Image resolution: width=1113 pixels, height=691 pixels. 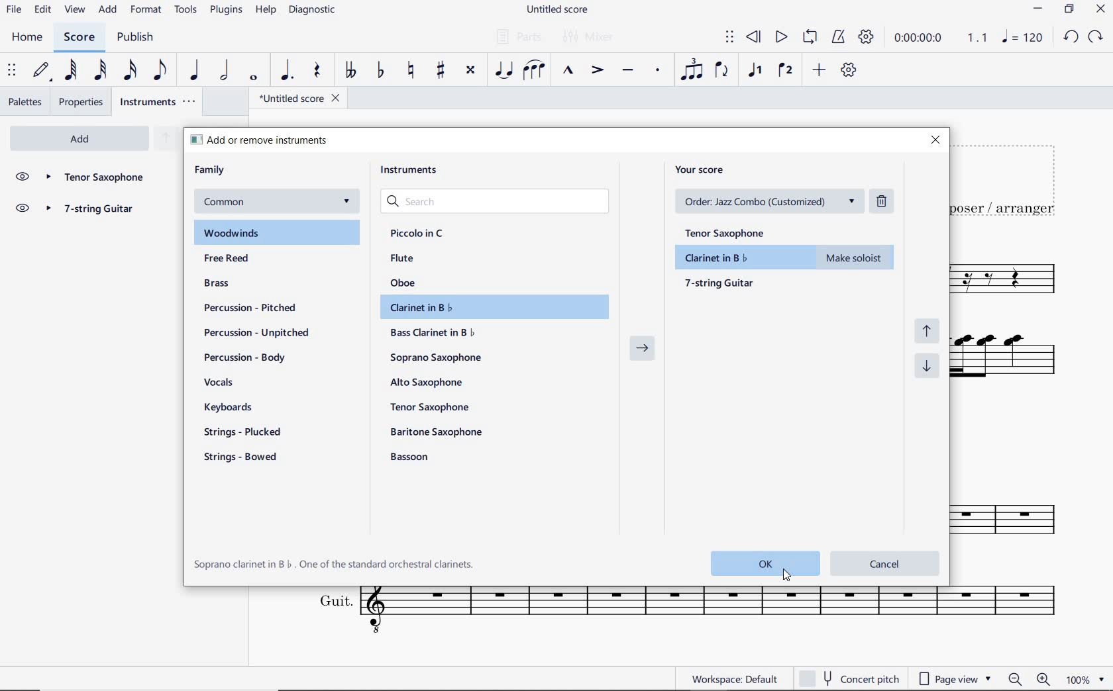 What do you see at coordinates (244, 459) in the screenshot?
I see `strings - bowed` at bounding box center [244, 459].